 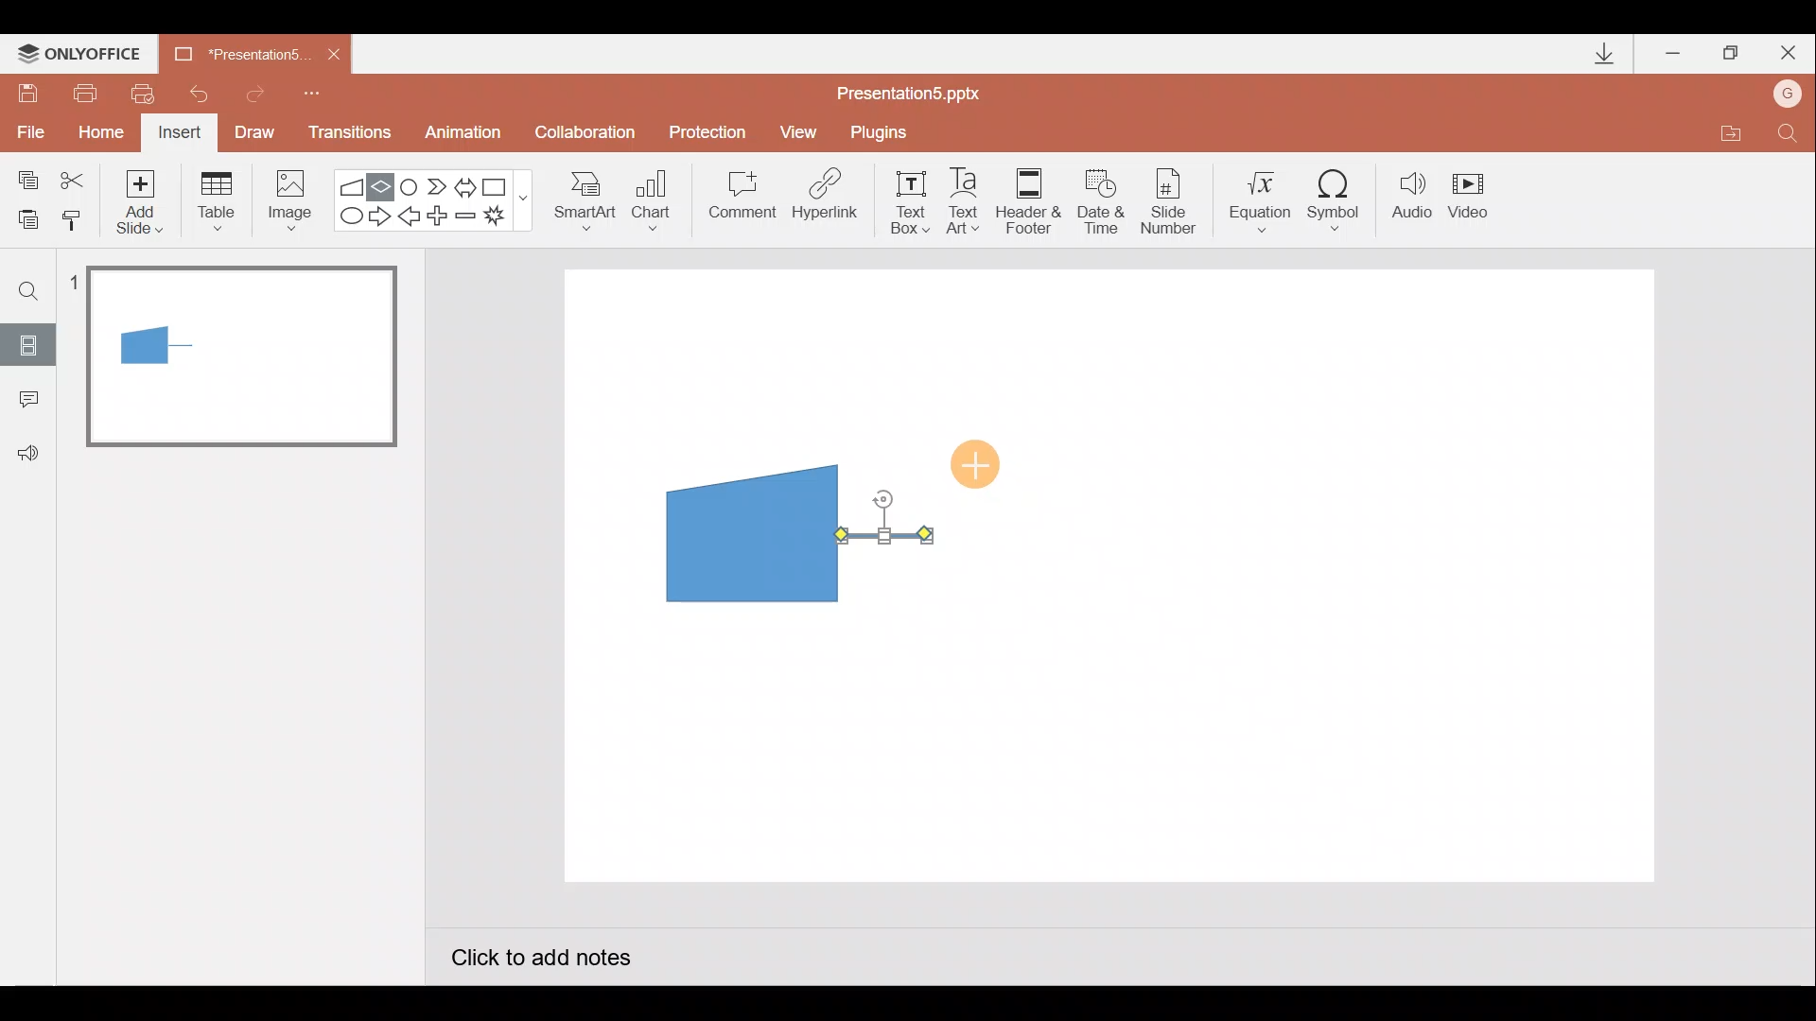 I want to click on Insert, so click(x=177, y=135).